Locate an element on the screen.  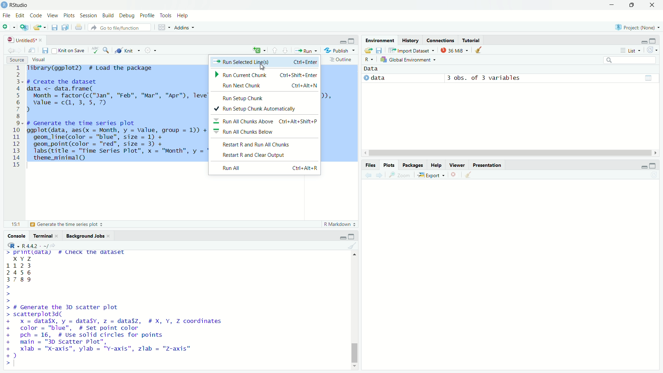
console is located at coordinates (15, 236).